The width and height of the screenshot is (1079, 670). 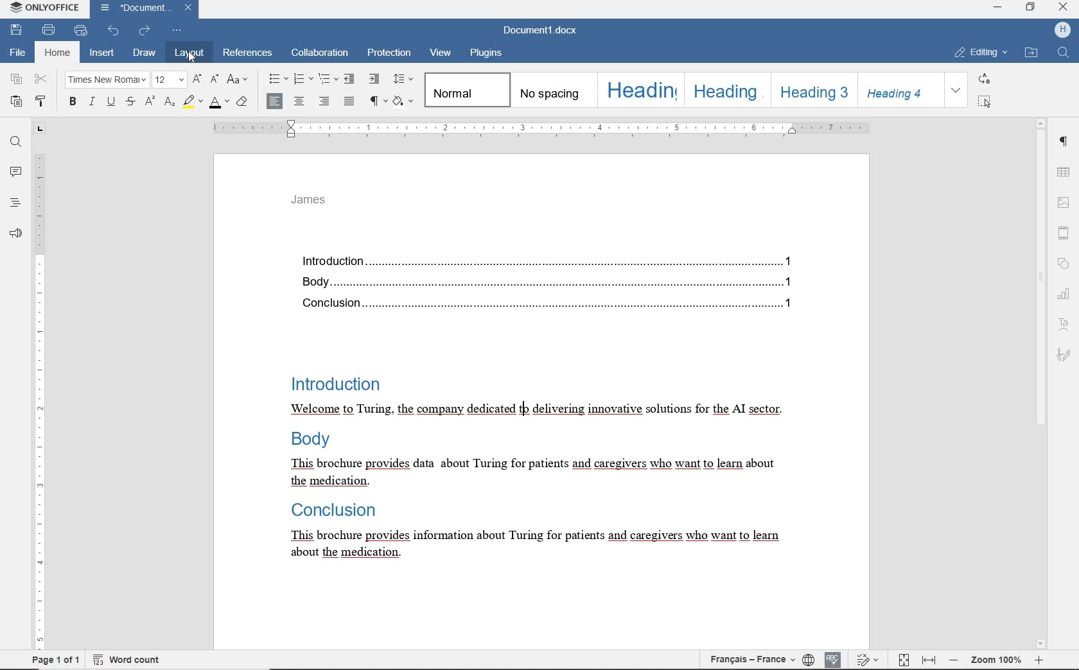 What do you see at coordinates (55, 660) in the screenshot?
I see `page 1 of 1` at bounding box center [55, 660].